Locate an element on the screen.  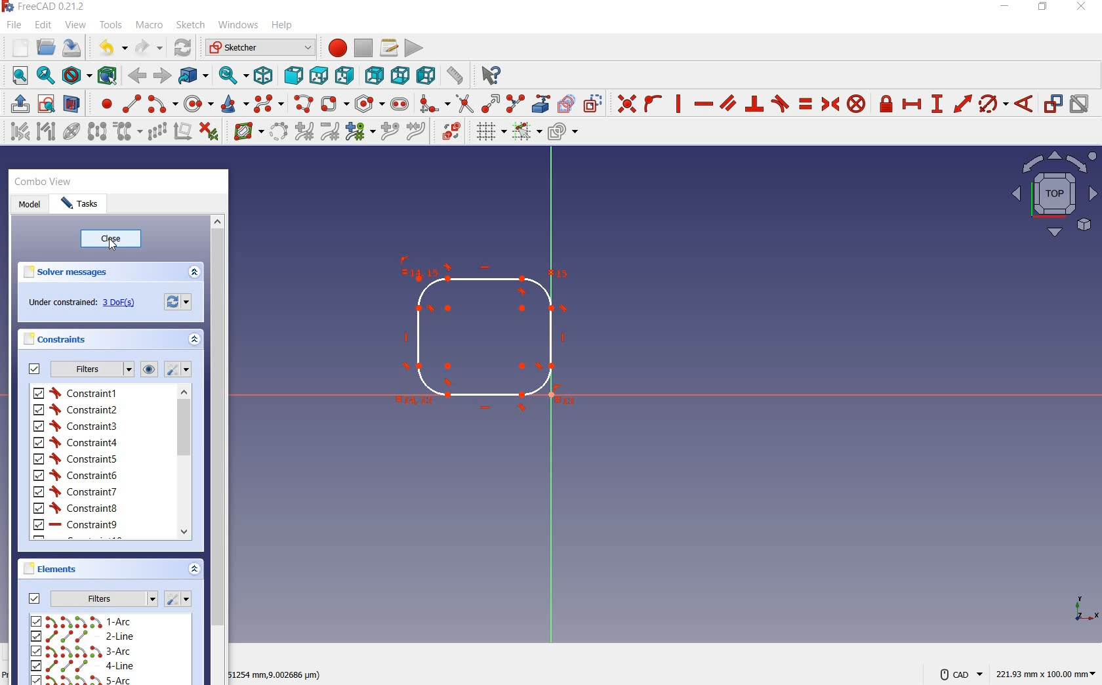
CAD Navigation Style is located at coordinates (961, 671).